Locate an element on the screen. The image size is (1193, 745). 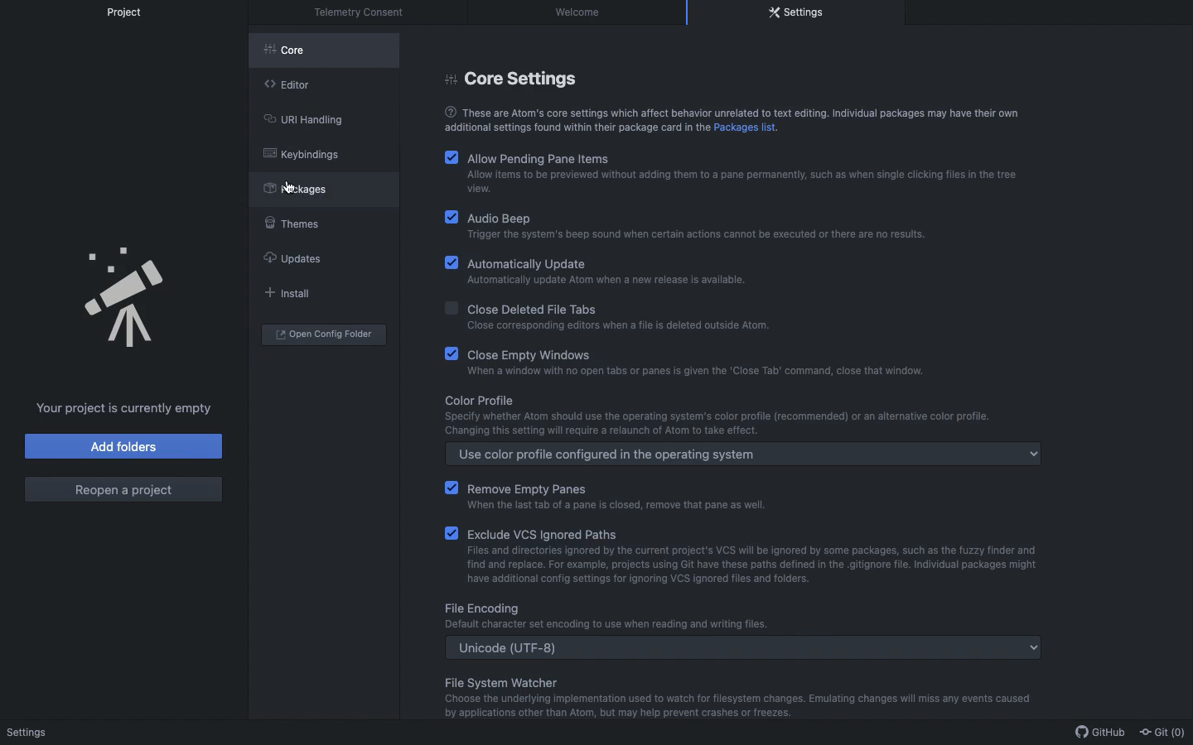
Telemetry consent is located at coordinates (364, 12).